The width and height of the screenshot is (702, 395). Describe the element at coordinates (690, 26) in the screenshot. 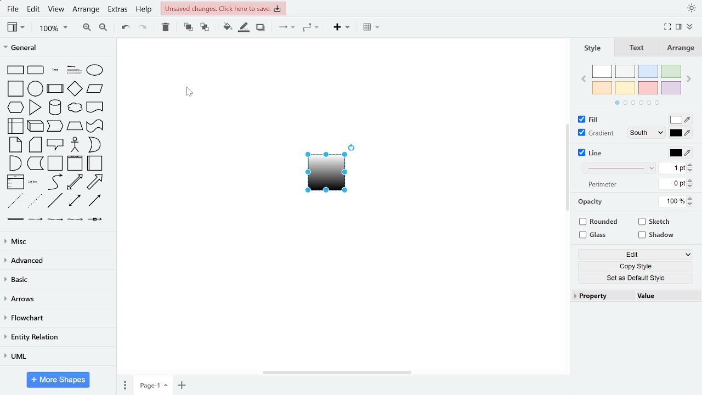

I see `collapse` at that location.